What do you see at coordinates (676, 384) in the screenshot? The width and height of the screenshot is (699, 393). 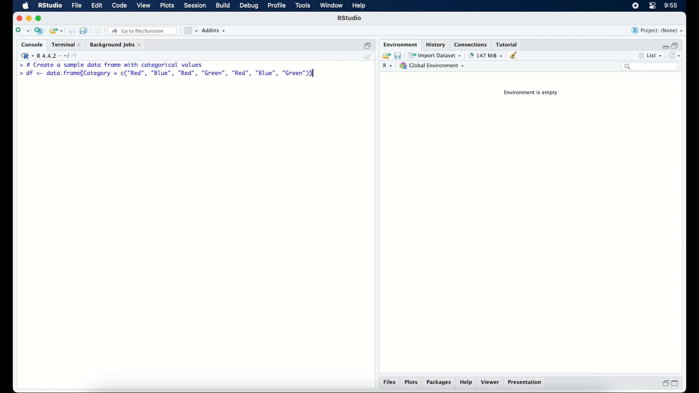 I see `maximize` at bounding box center [676, 384].